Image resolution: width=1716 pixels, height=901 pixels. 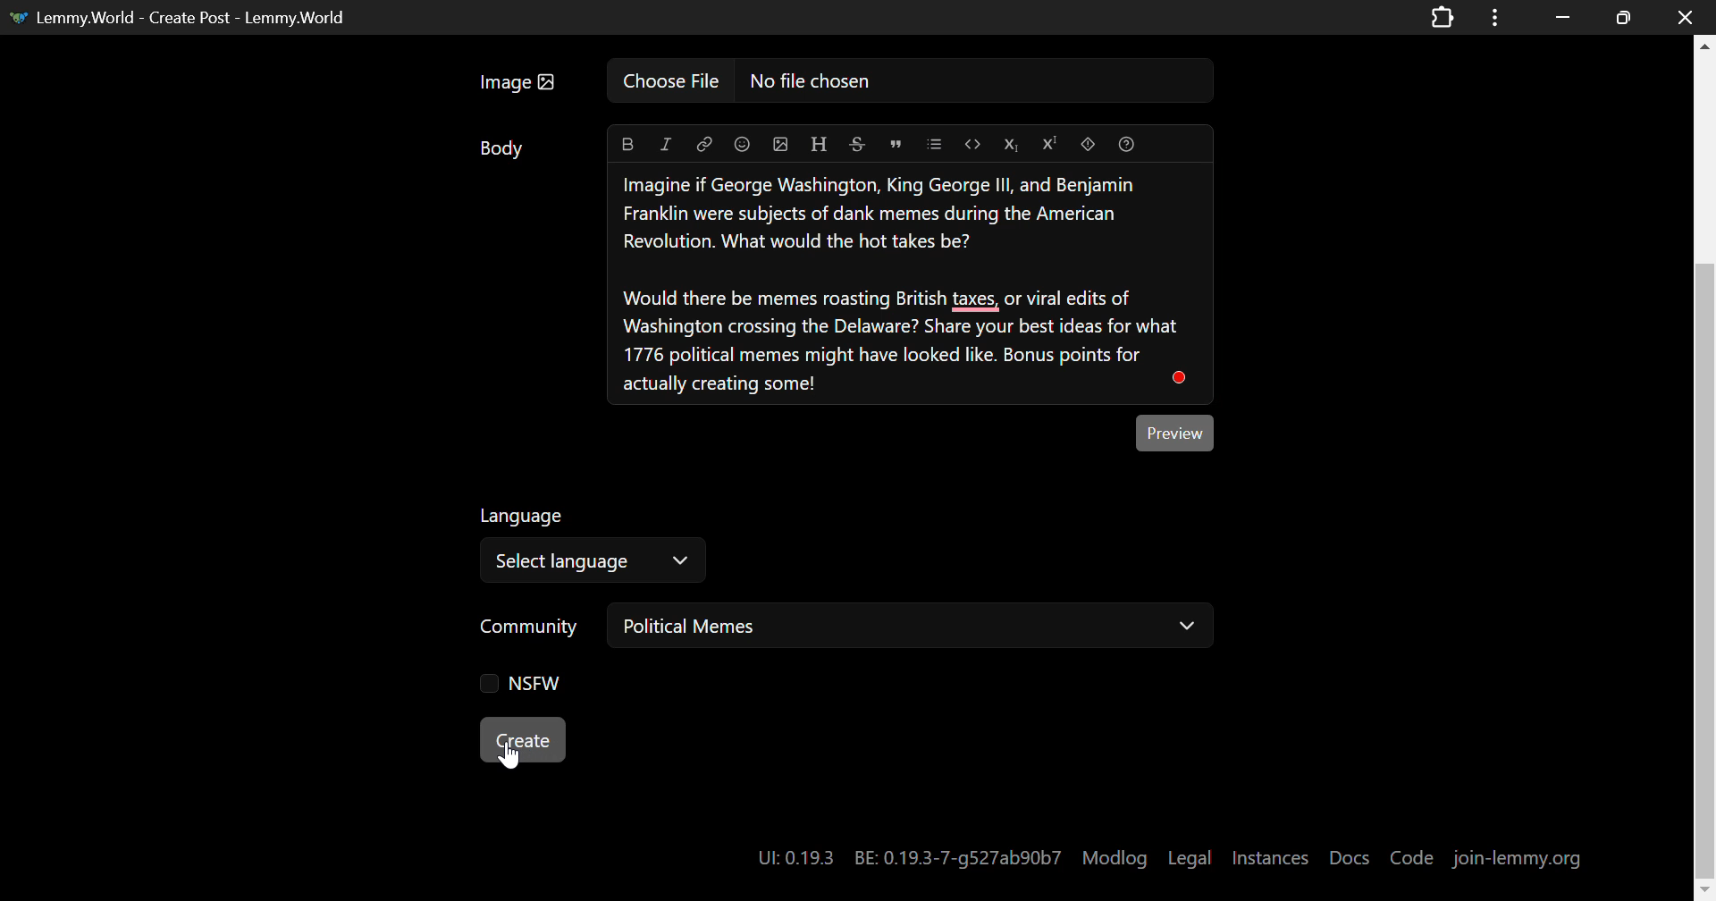 What do you see at coordinates (744, 146) in the screenshot?
I see `Insert Emoji` at bounding box center [744, 146].